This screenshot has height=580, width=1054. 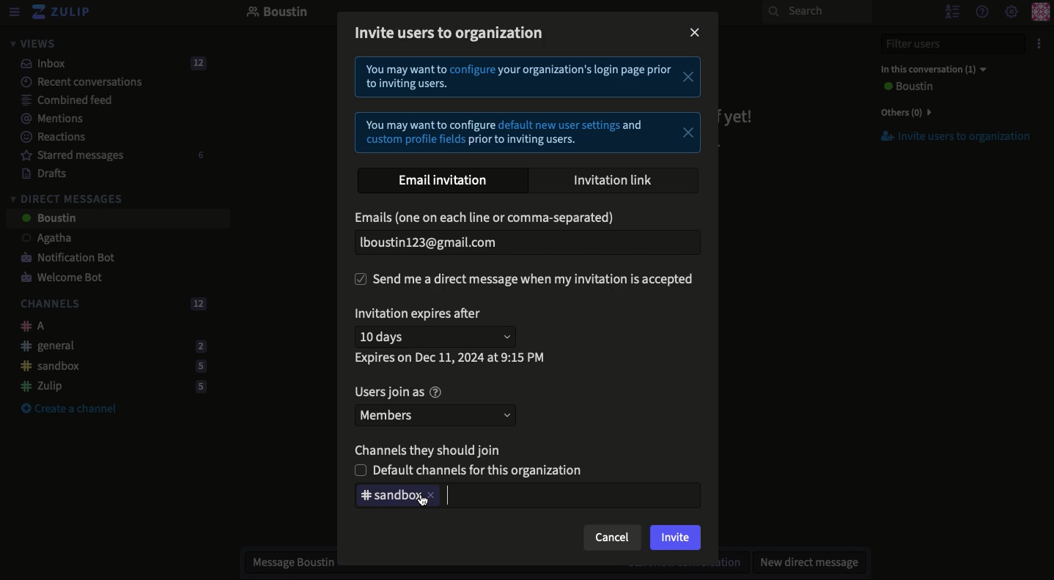 What do you see at coordinates (64, 278) in the screenshot?
I see `Welcome bot` at bounding box center [64, 278].